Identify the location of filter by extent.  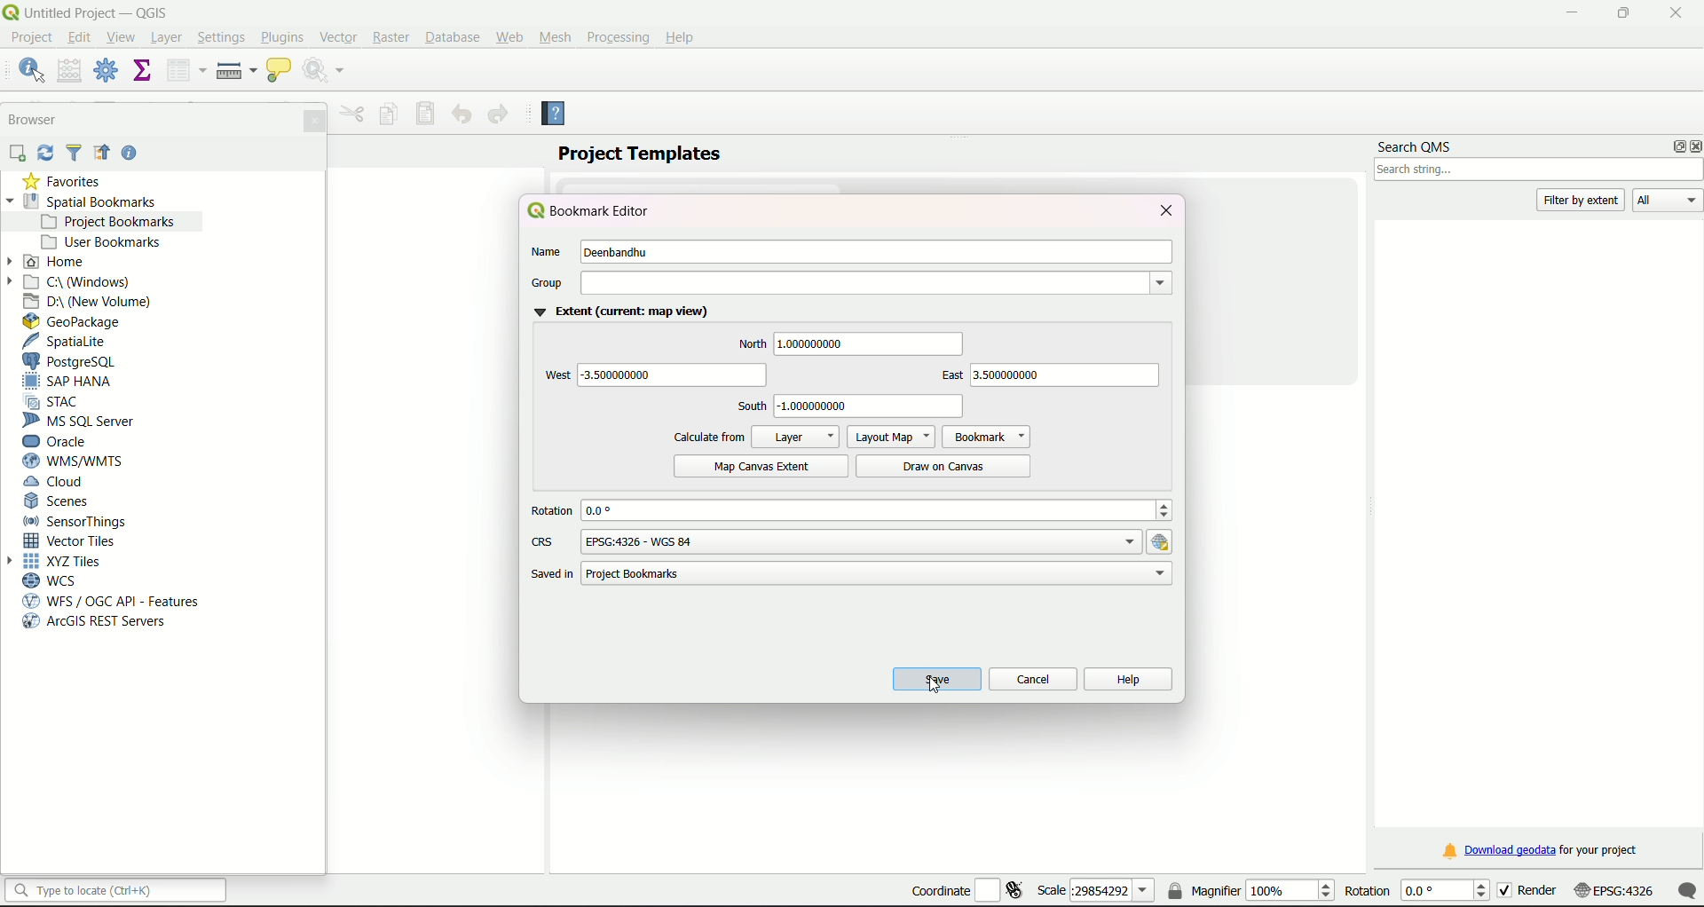
(1582, 199).